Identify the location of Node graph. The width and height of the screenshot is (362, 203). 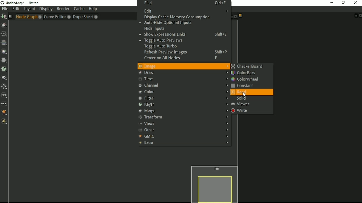
(29, 17).